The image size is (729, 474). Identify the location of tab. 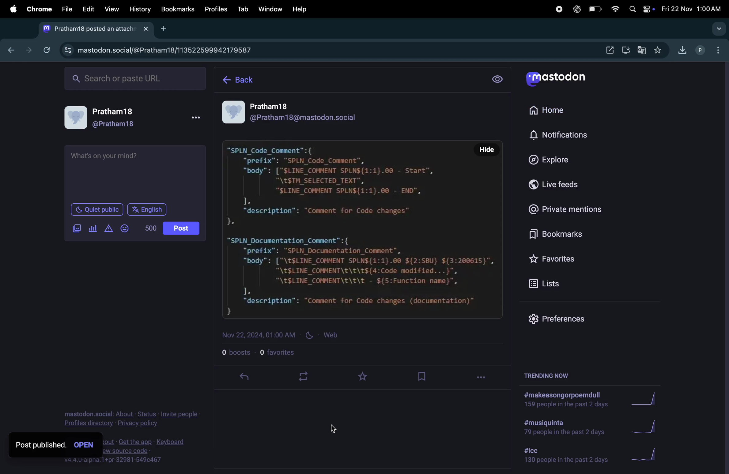
(242, 9).